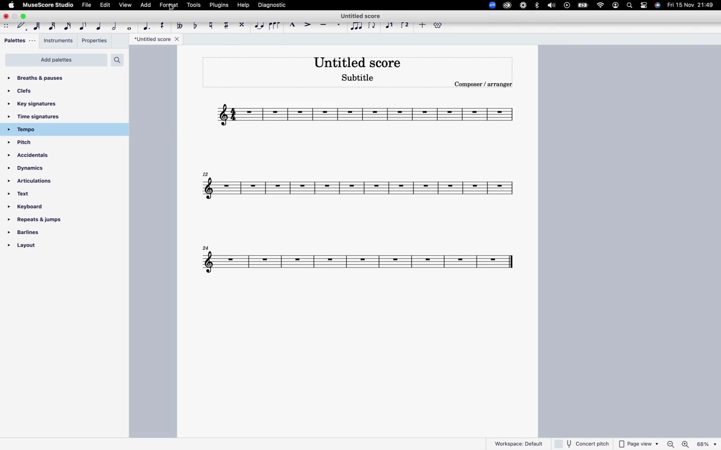 Image resolution: width=721 pixels, height=450 pixels. What do you see at coordinates (15, 17) in the screenshot?
I see `minimize` at bounding box center [15, 17].